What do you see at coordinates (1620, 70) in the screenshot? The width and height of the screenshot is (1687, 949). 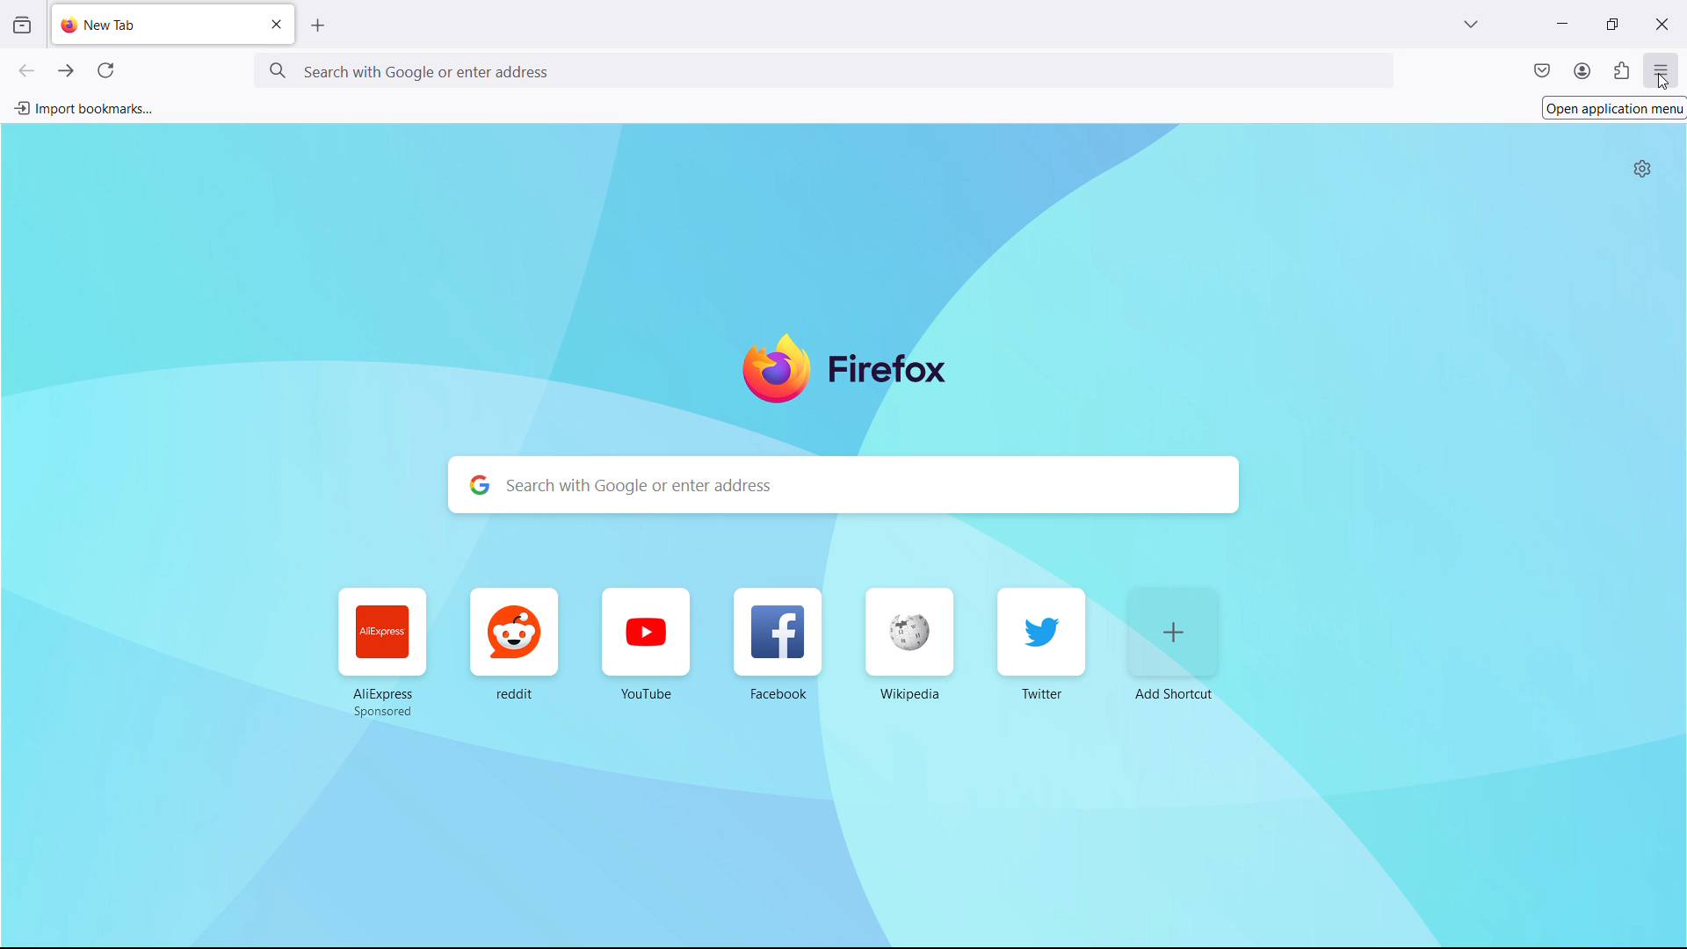 I see `extensions` at bounding box center [1620, 70].